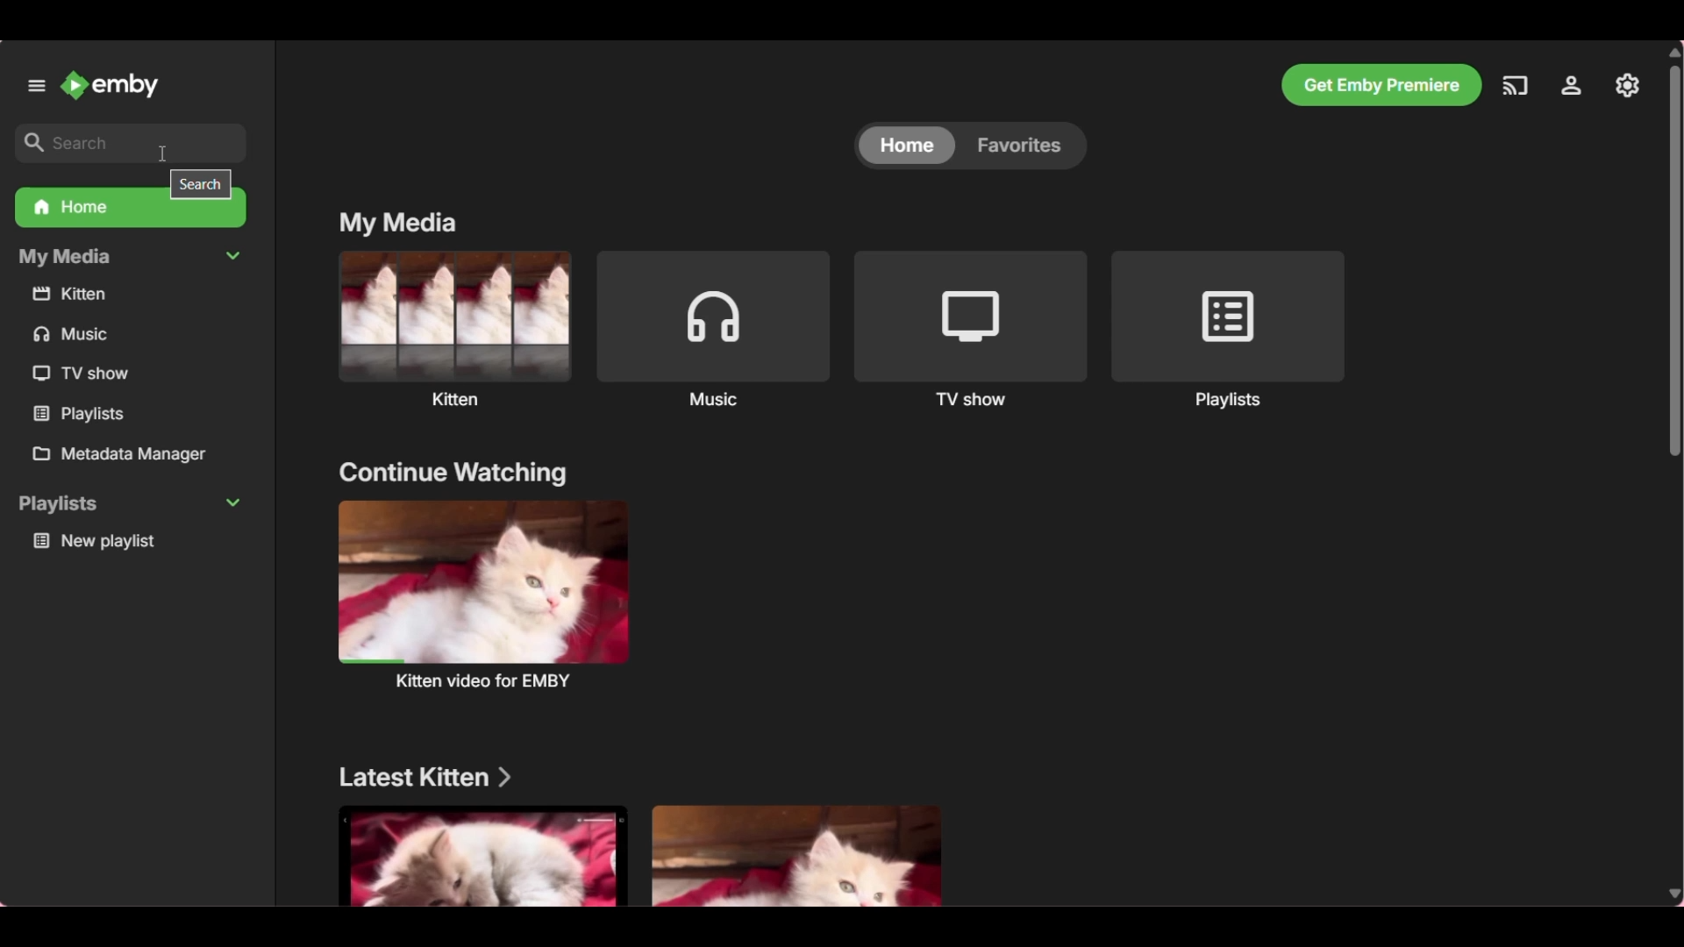  I want to click on Media files under above mentioned section, so click(479, 854).